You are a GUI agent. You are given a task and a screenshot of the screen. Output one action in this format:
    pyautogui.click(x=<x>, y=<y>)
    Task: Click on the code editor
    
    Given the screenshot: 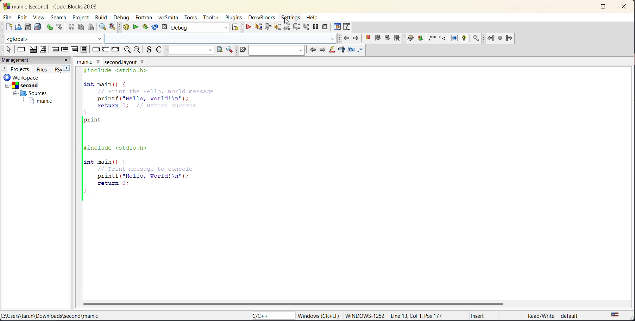 What is the action you would take?
    pyautogui.click(x=158, y=134)
    